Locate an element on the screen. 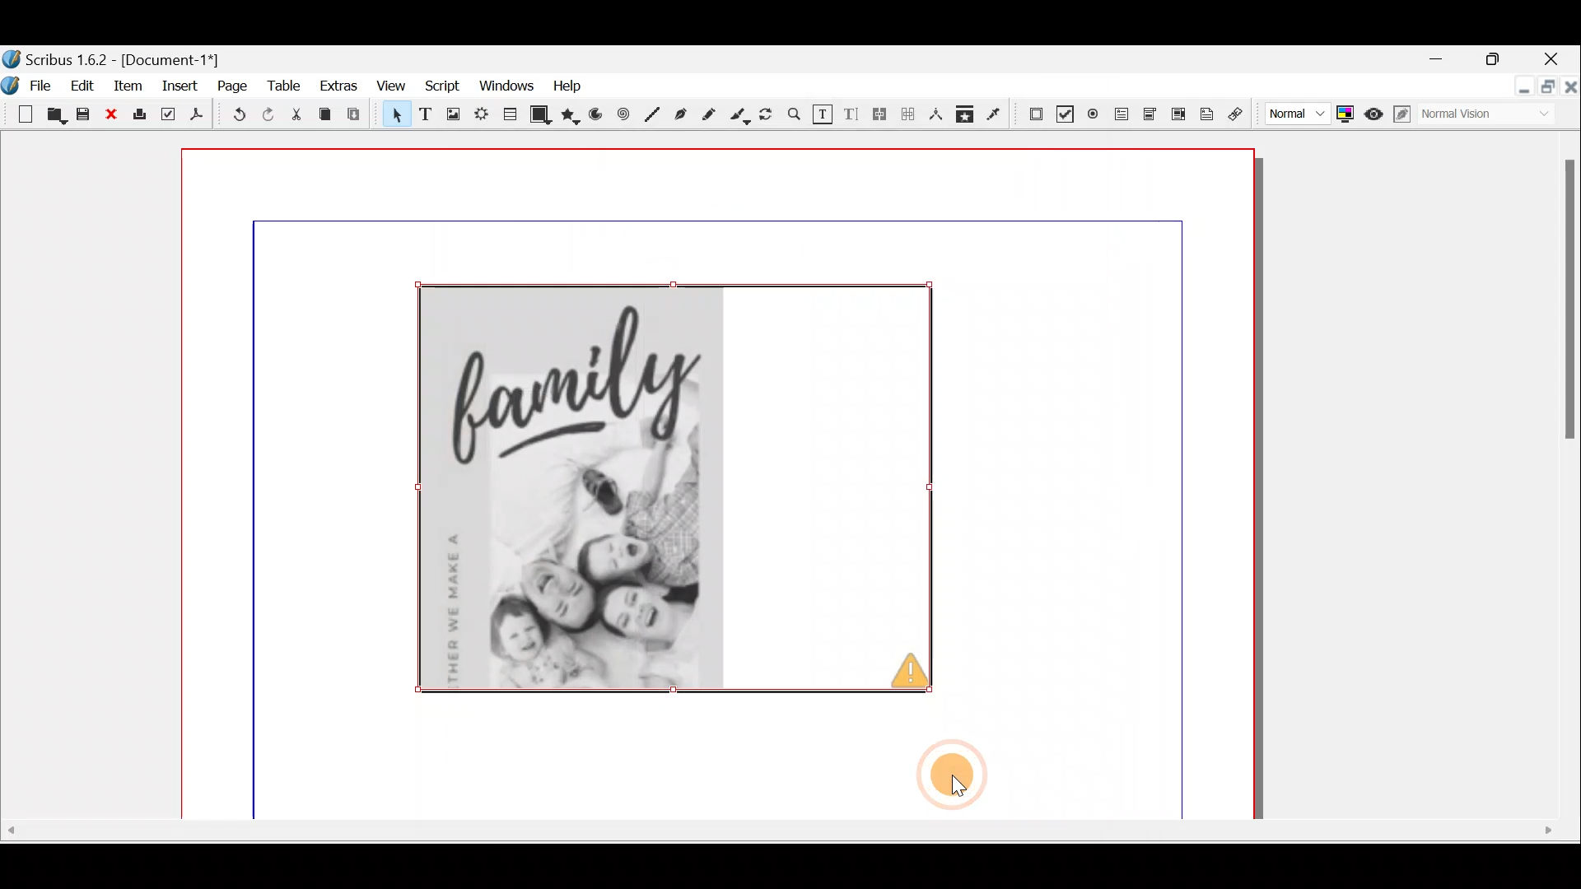 The image size is (1581, 889). Logo is located at coordinates (13, 85).